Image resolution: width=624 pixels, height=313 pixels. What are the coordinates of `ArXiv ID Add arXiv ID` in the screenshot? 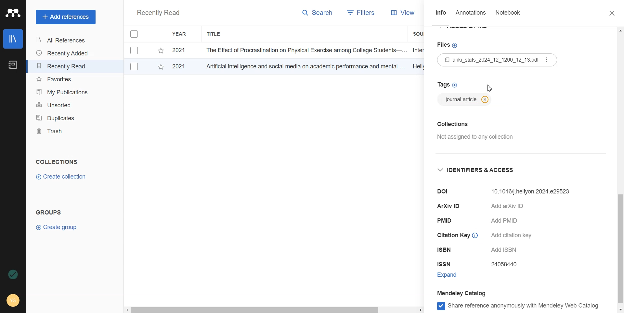 It's located at (490, 208).